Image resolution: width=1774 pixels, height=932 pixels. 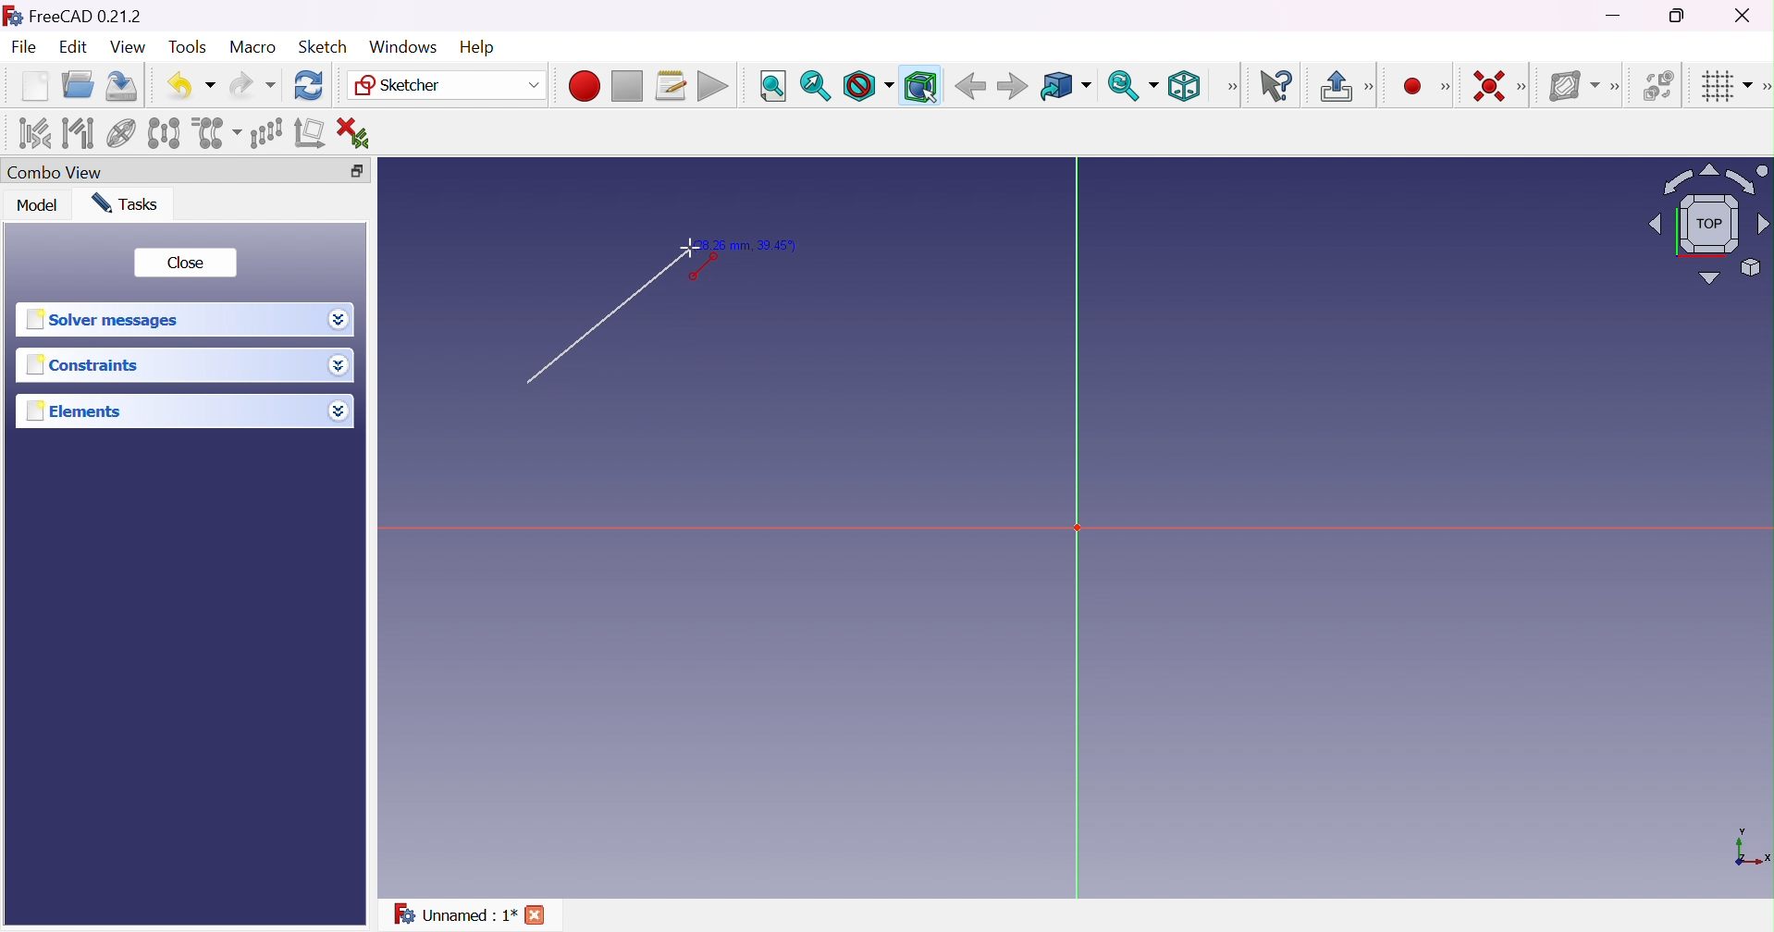 I want to click on [View], so click(x=1232, y=86).